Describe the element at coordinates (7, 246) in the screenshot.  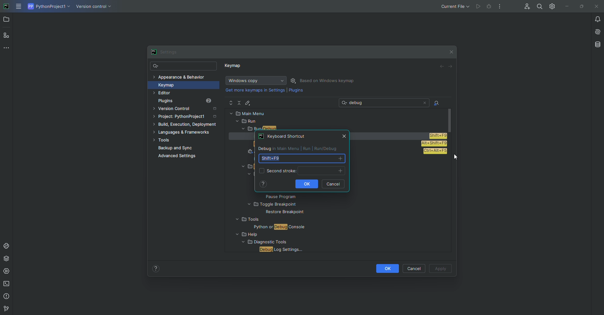
I see `Console` at that location.